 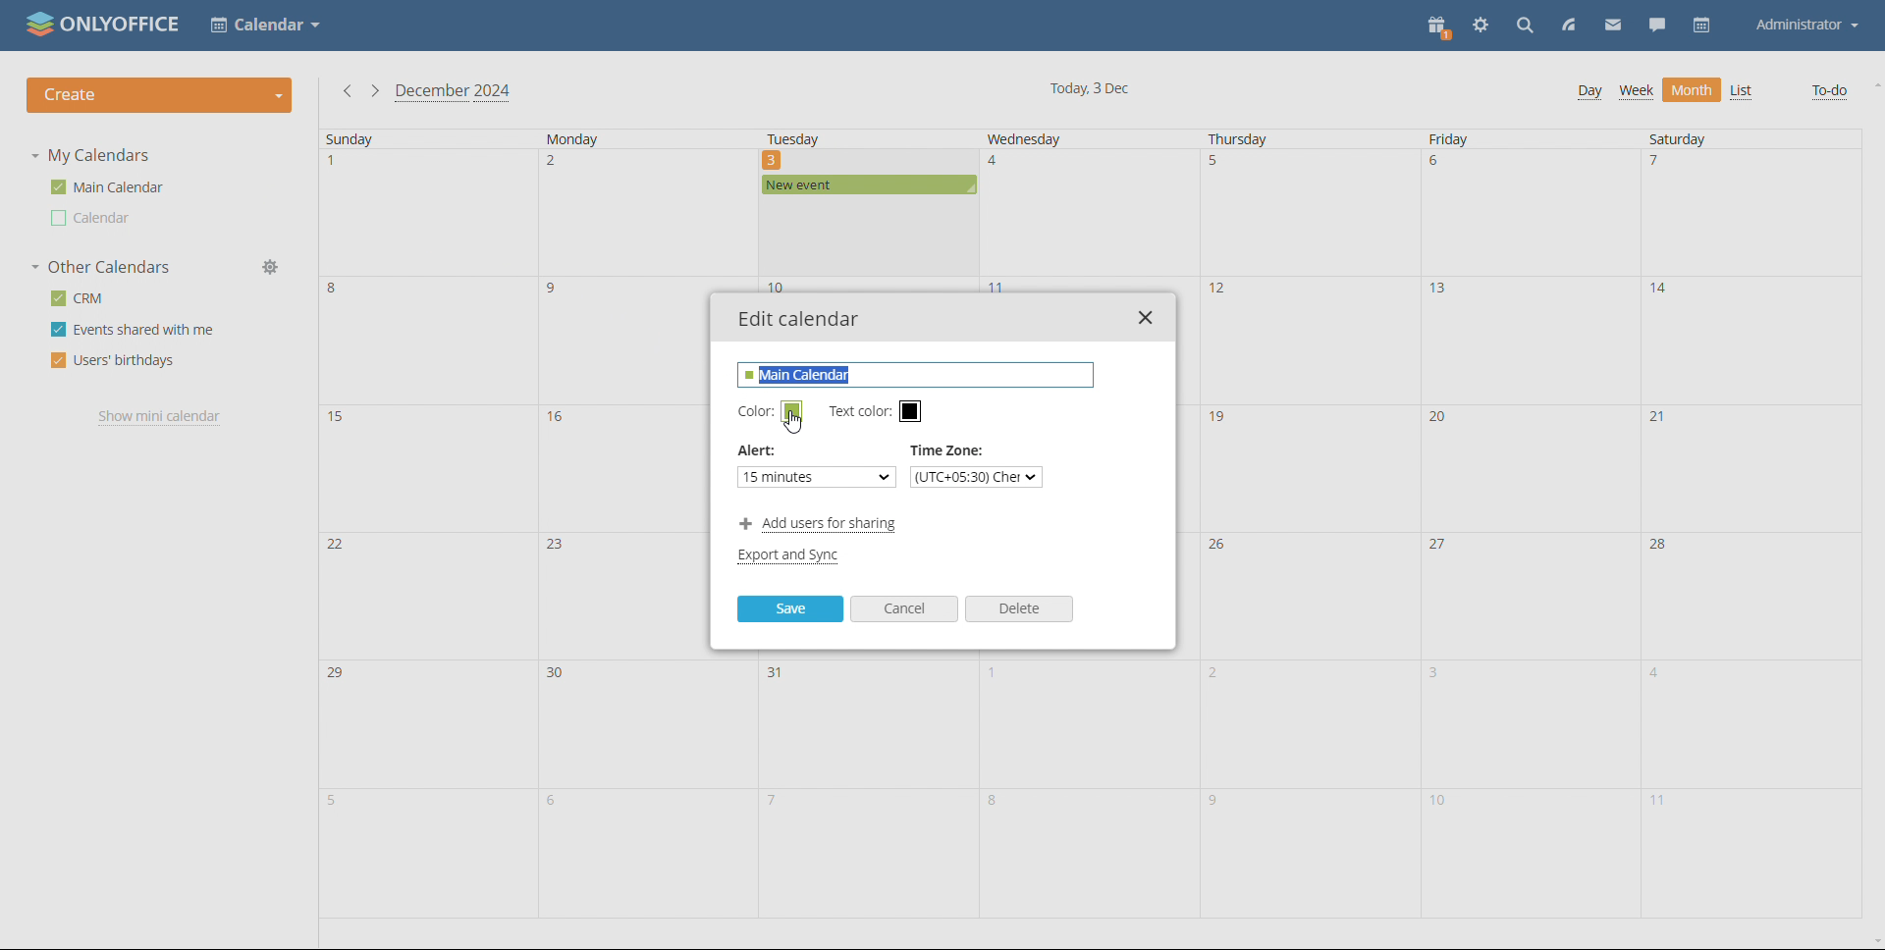 What do you see at coordinates (423, 721) in the screenshot?
I see `date` at bounding box center [423, 721].